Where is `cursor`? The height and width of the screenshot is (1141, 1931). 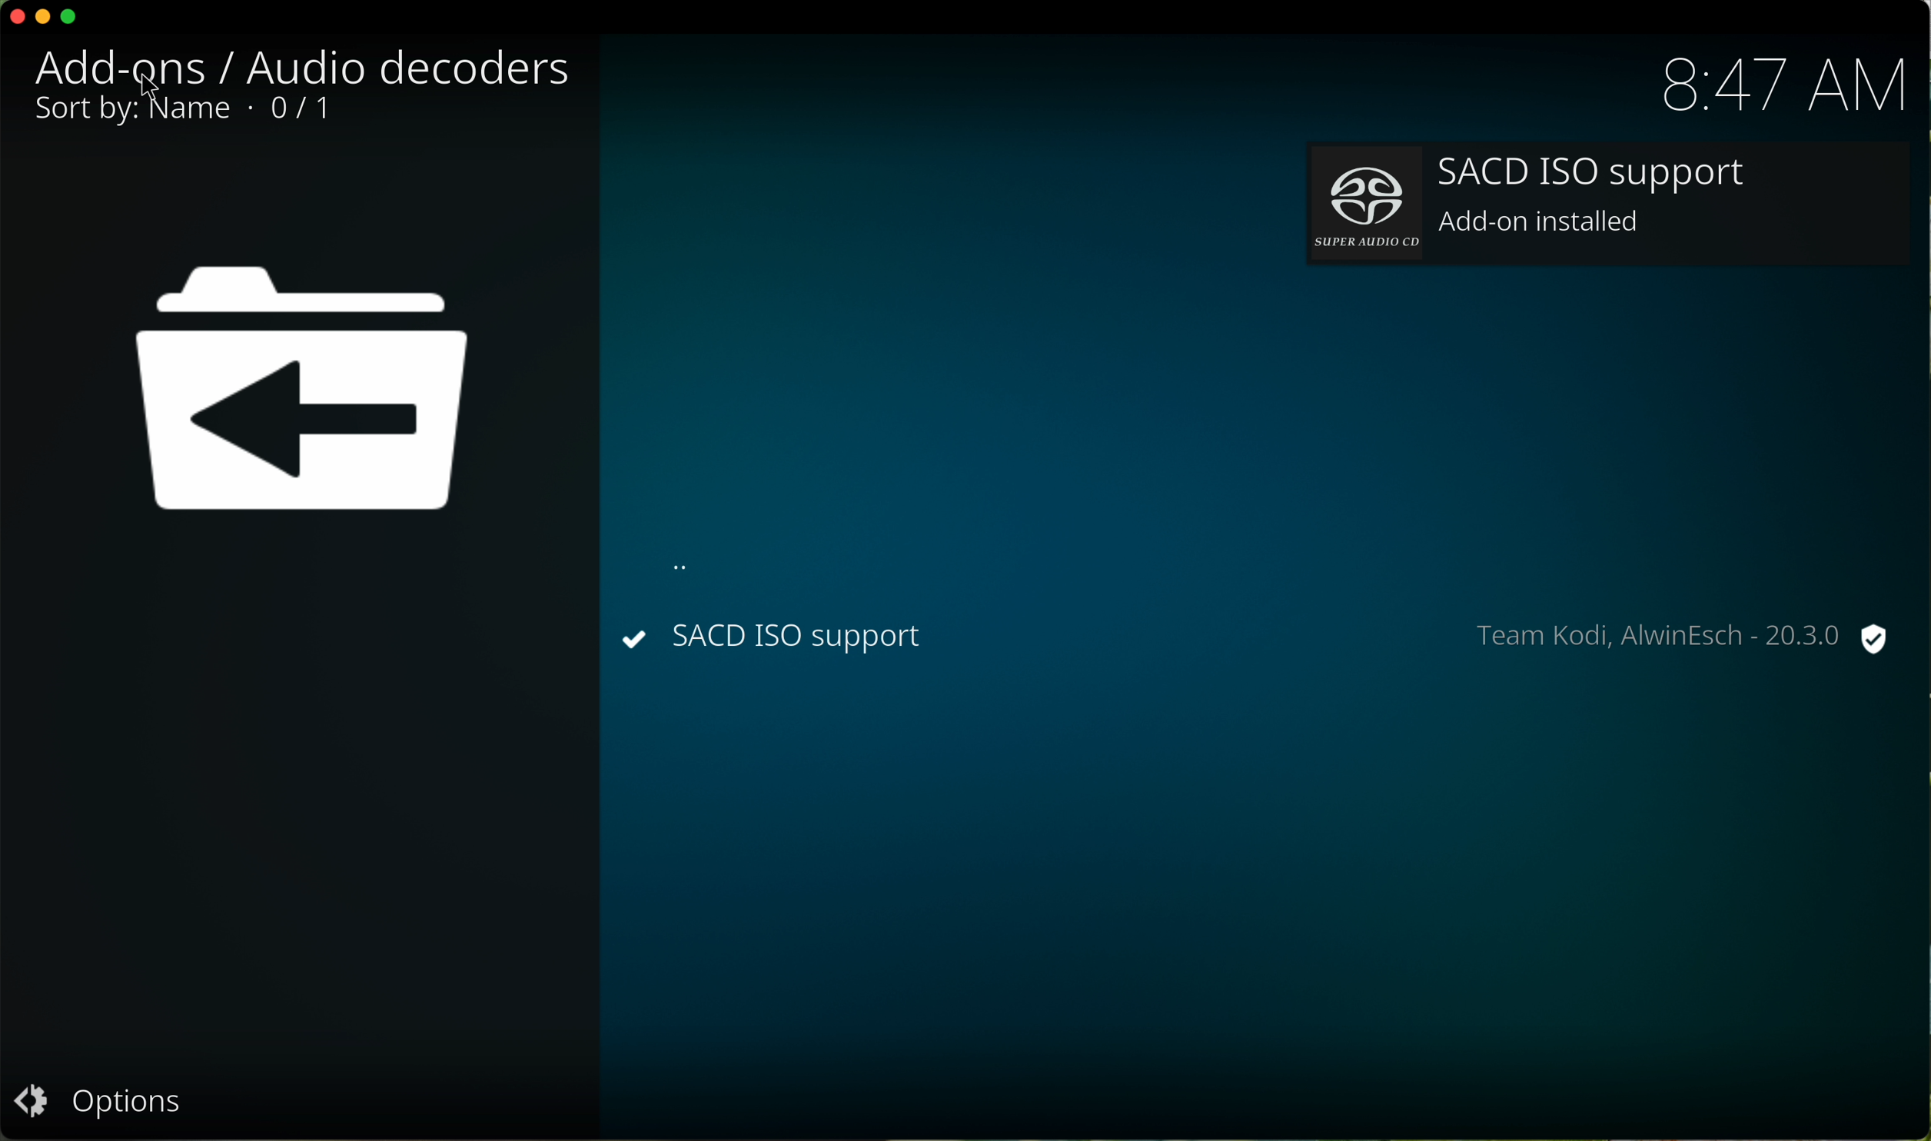 cursor is located at coordinates (158, 89).